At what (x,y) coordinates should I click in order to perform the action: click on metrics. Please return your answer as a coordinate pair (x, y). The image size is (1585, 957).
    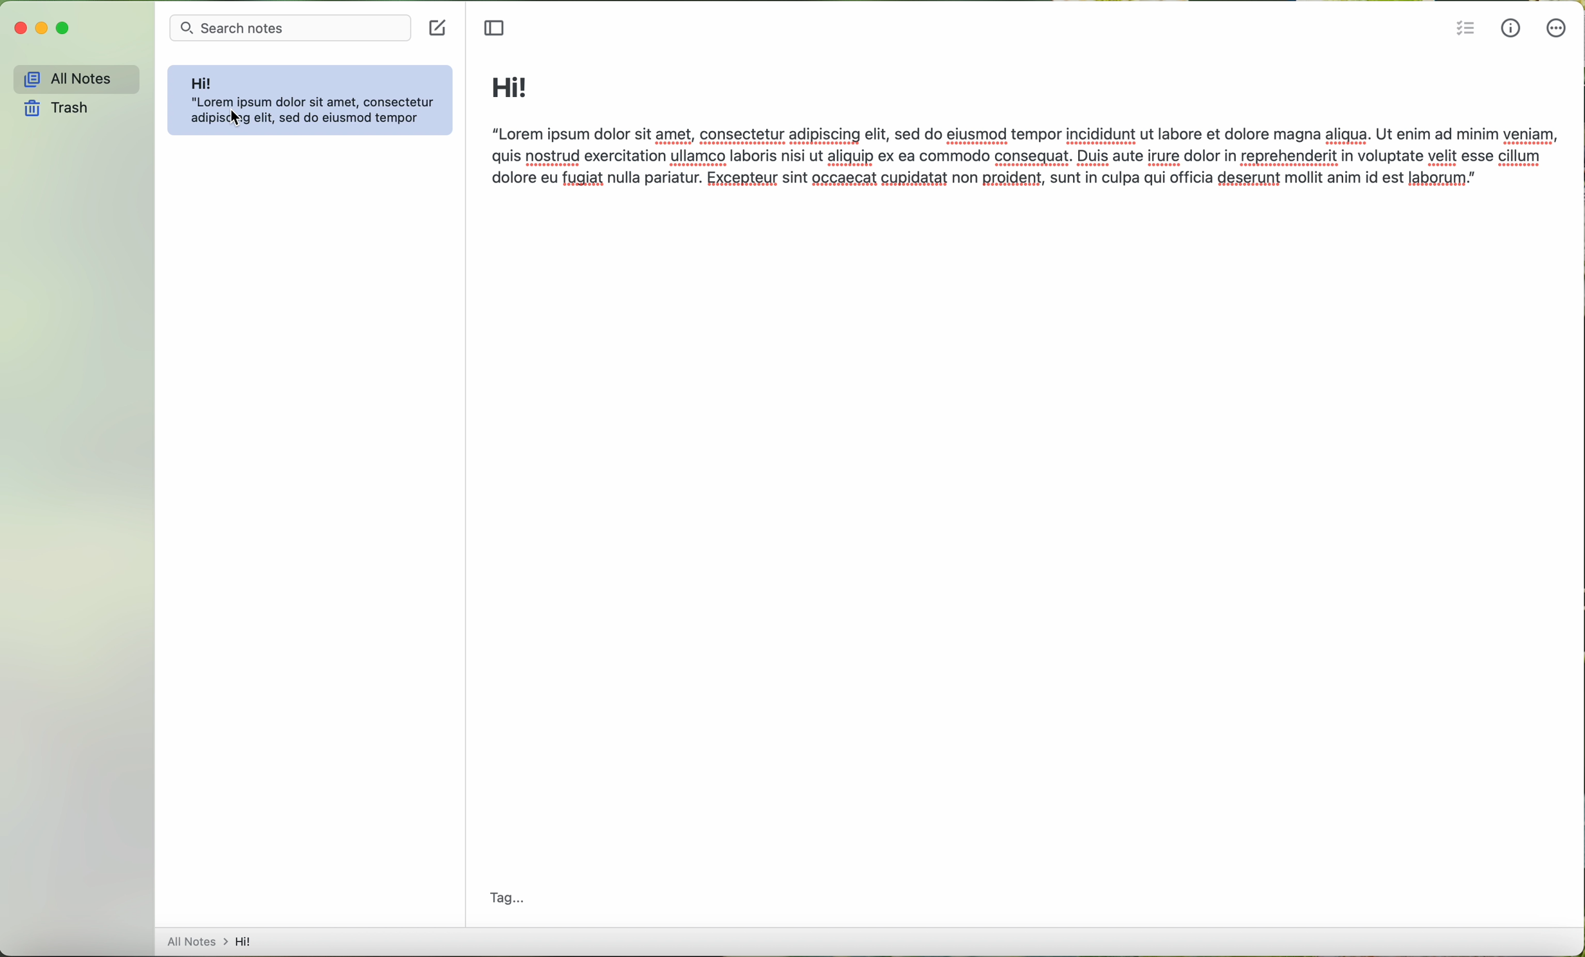
    Looking at the image, I should click on (1512, 27).